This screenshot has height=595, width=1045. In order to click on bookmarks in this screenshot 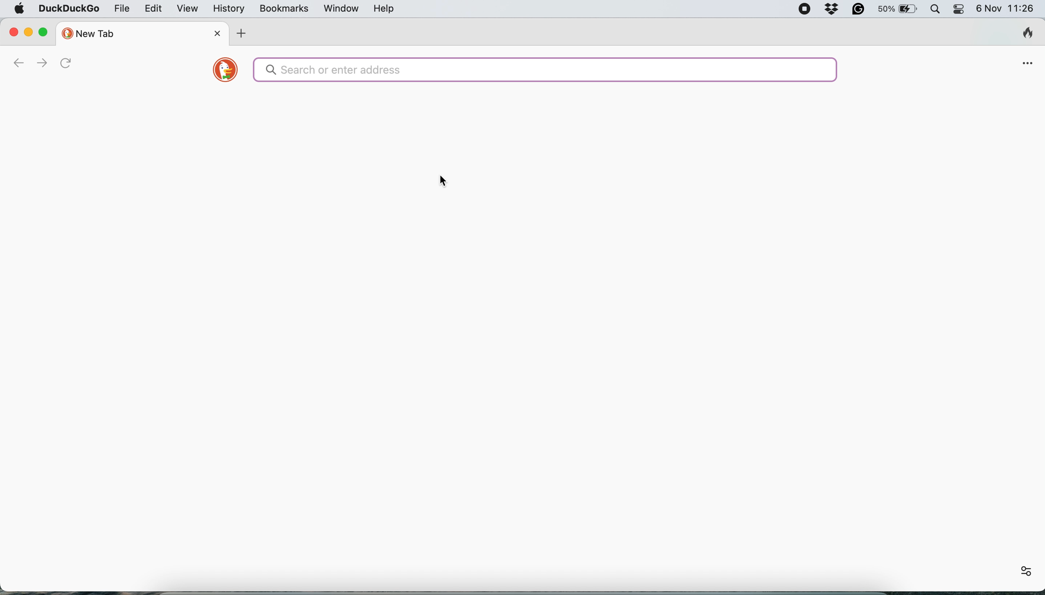, I will do `click(283, 8)`.